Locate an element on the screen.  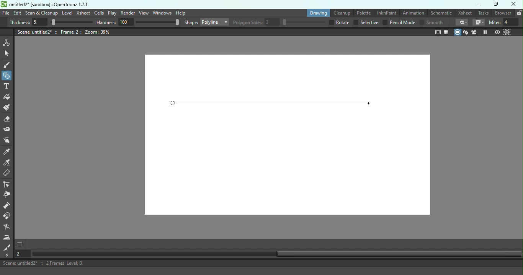
Animation is located at coordinates (413, 13).